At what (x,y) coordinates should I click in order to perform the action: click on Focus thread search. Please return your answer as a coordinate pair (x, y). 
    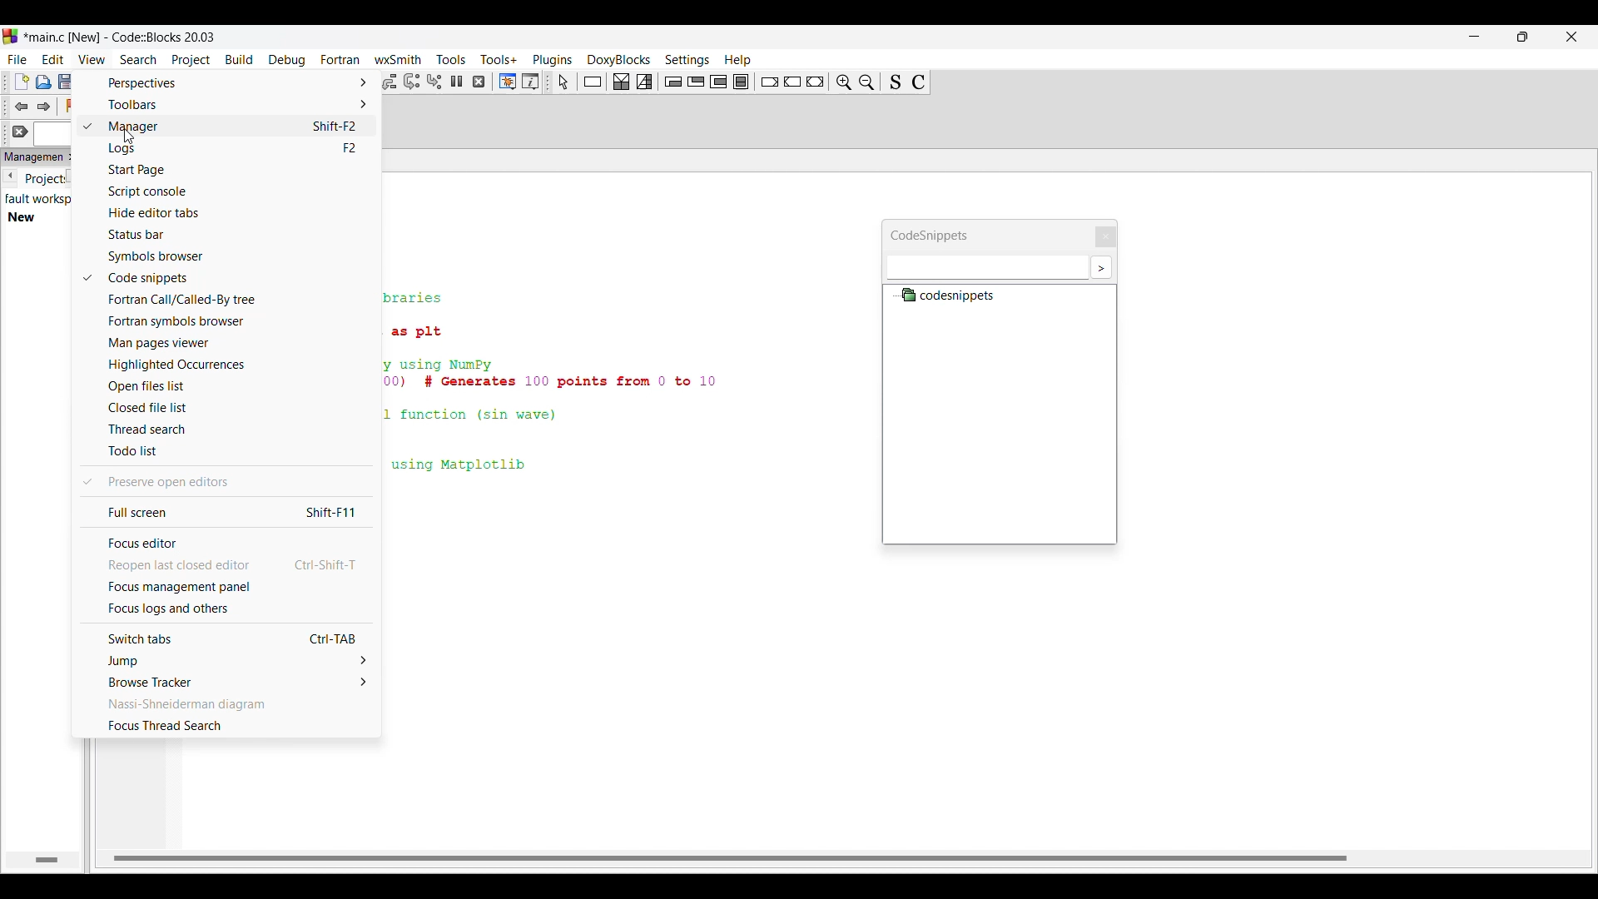
    Looking at the image, I should click on (227, 725).